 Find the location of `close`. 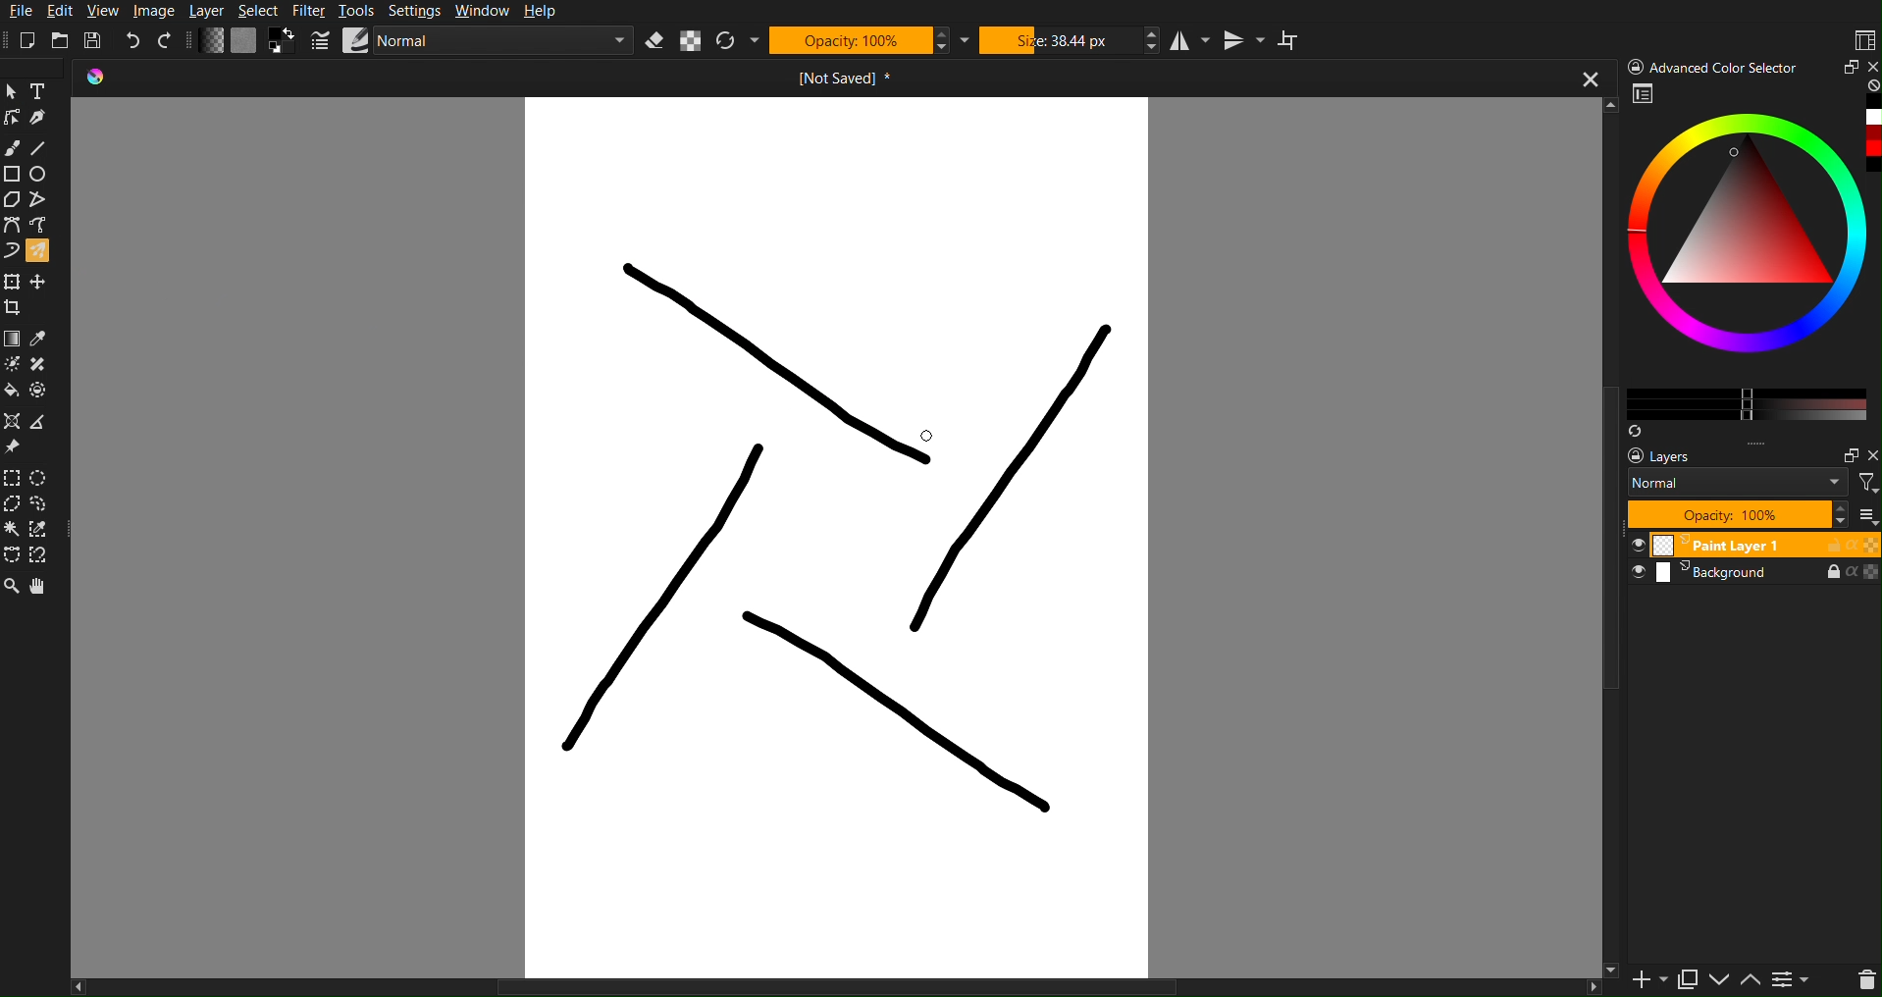

close is located at coordinates (1870, 65).